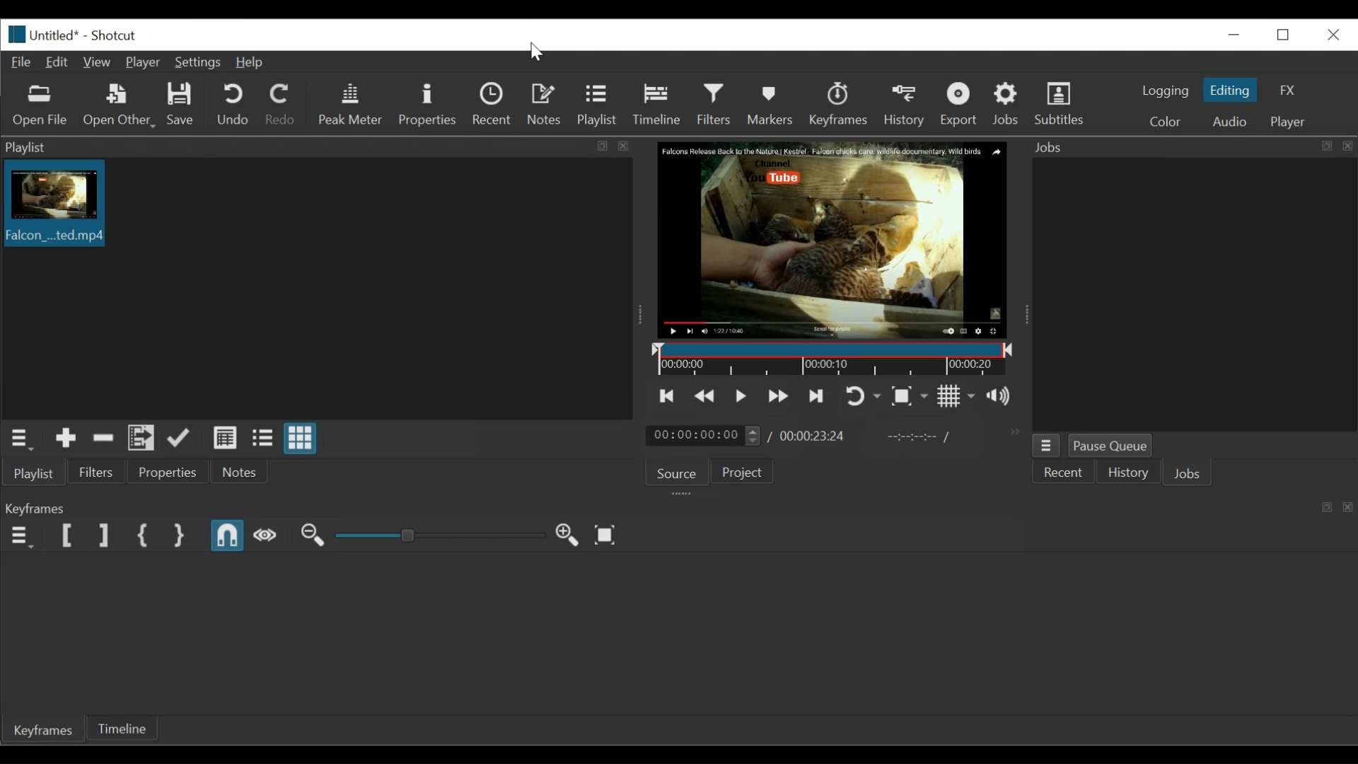  I want to click on Set Filter First, so click(67, 537).